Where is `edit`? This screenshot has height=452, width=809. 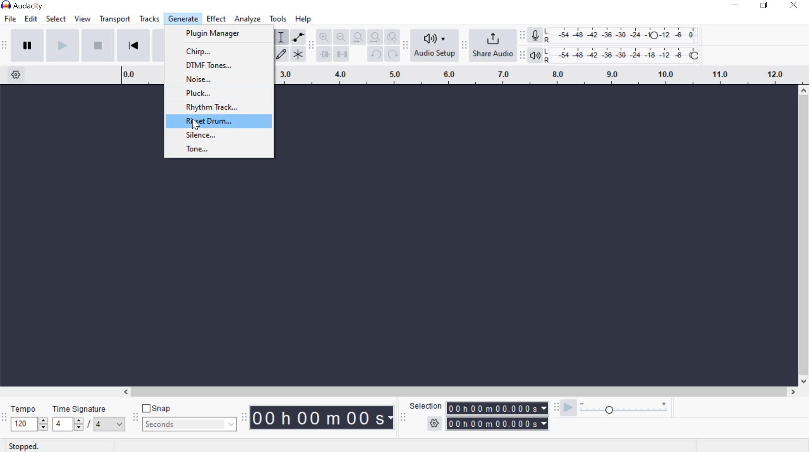 edit is located at coordinates (32, 19).